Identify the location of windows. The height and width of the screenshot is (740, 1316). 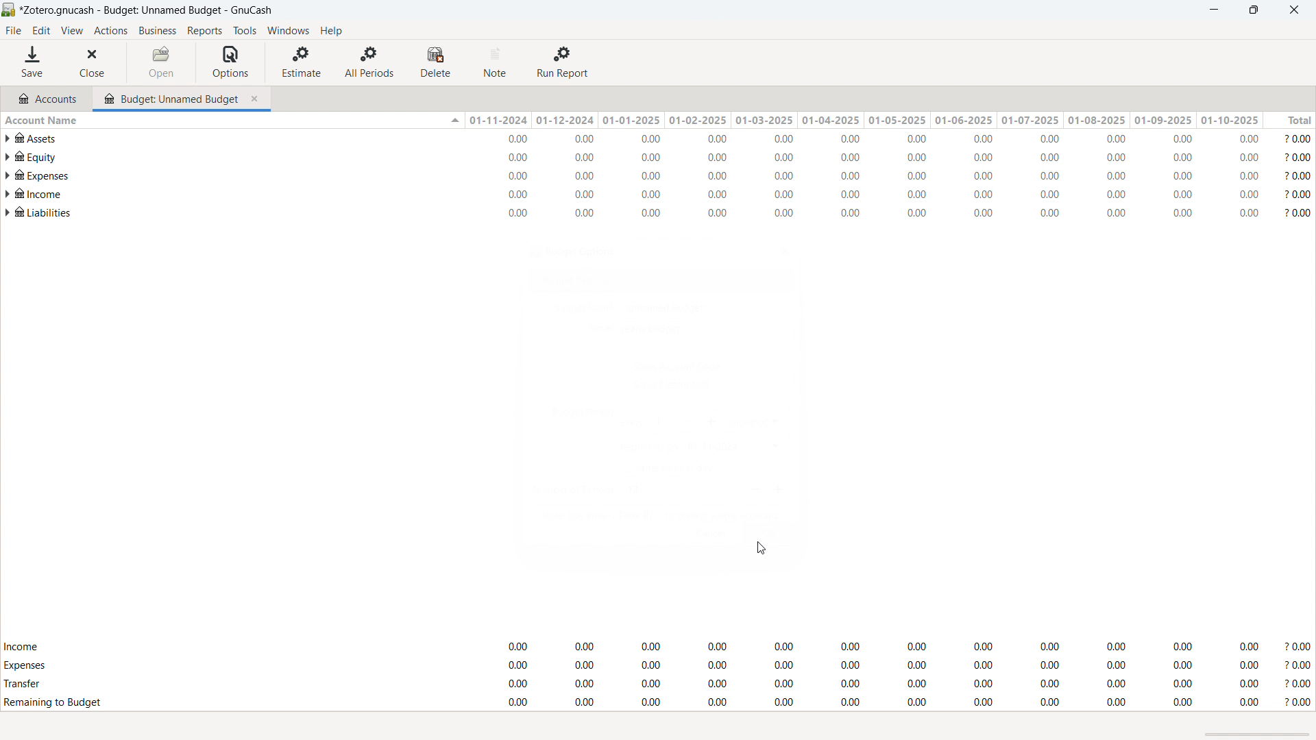
(289, 31).